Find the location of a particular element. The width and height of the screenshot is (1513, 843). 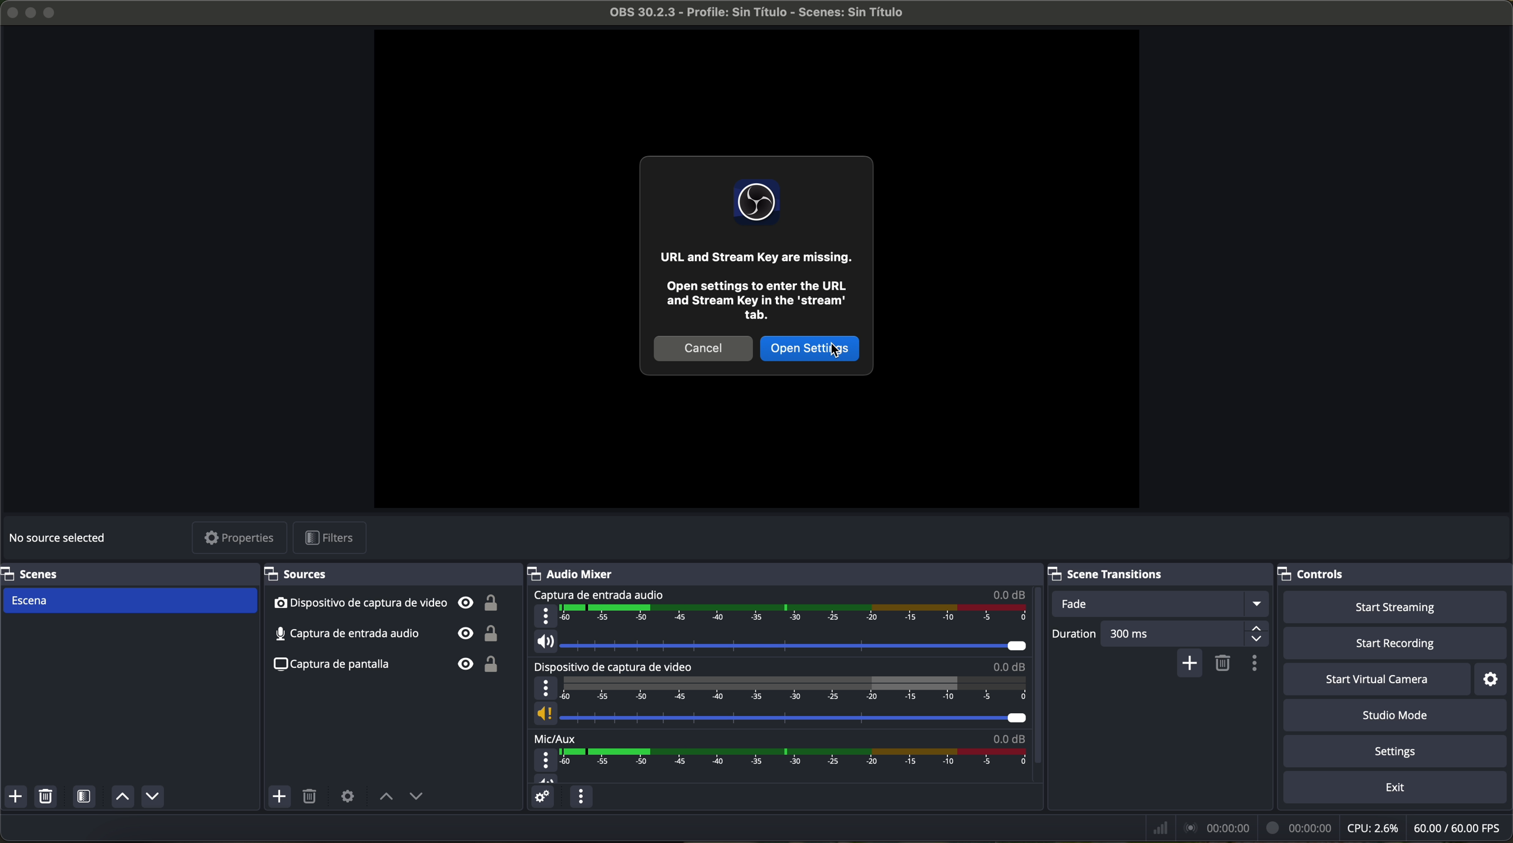

start virtual camera is located at coordinates (1377, 680).